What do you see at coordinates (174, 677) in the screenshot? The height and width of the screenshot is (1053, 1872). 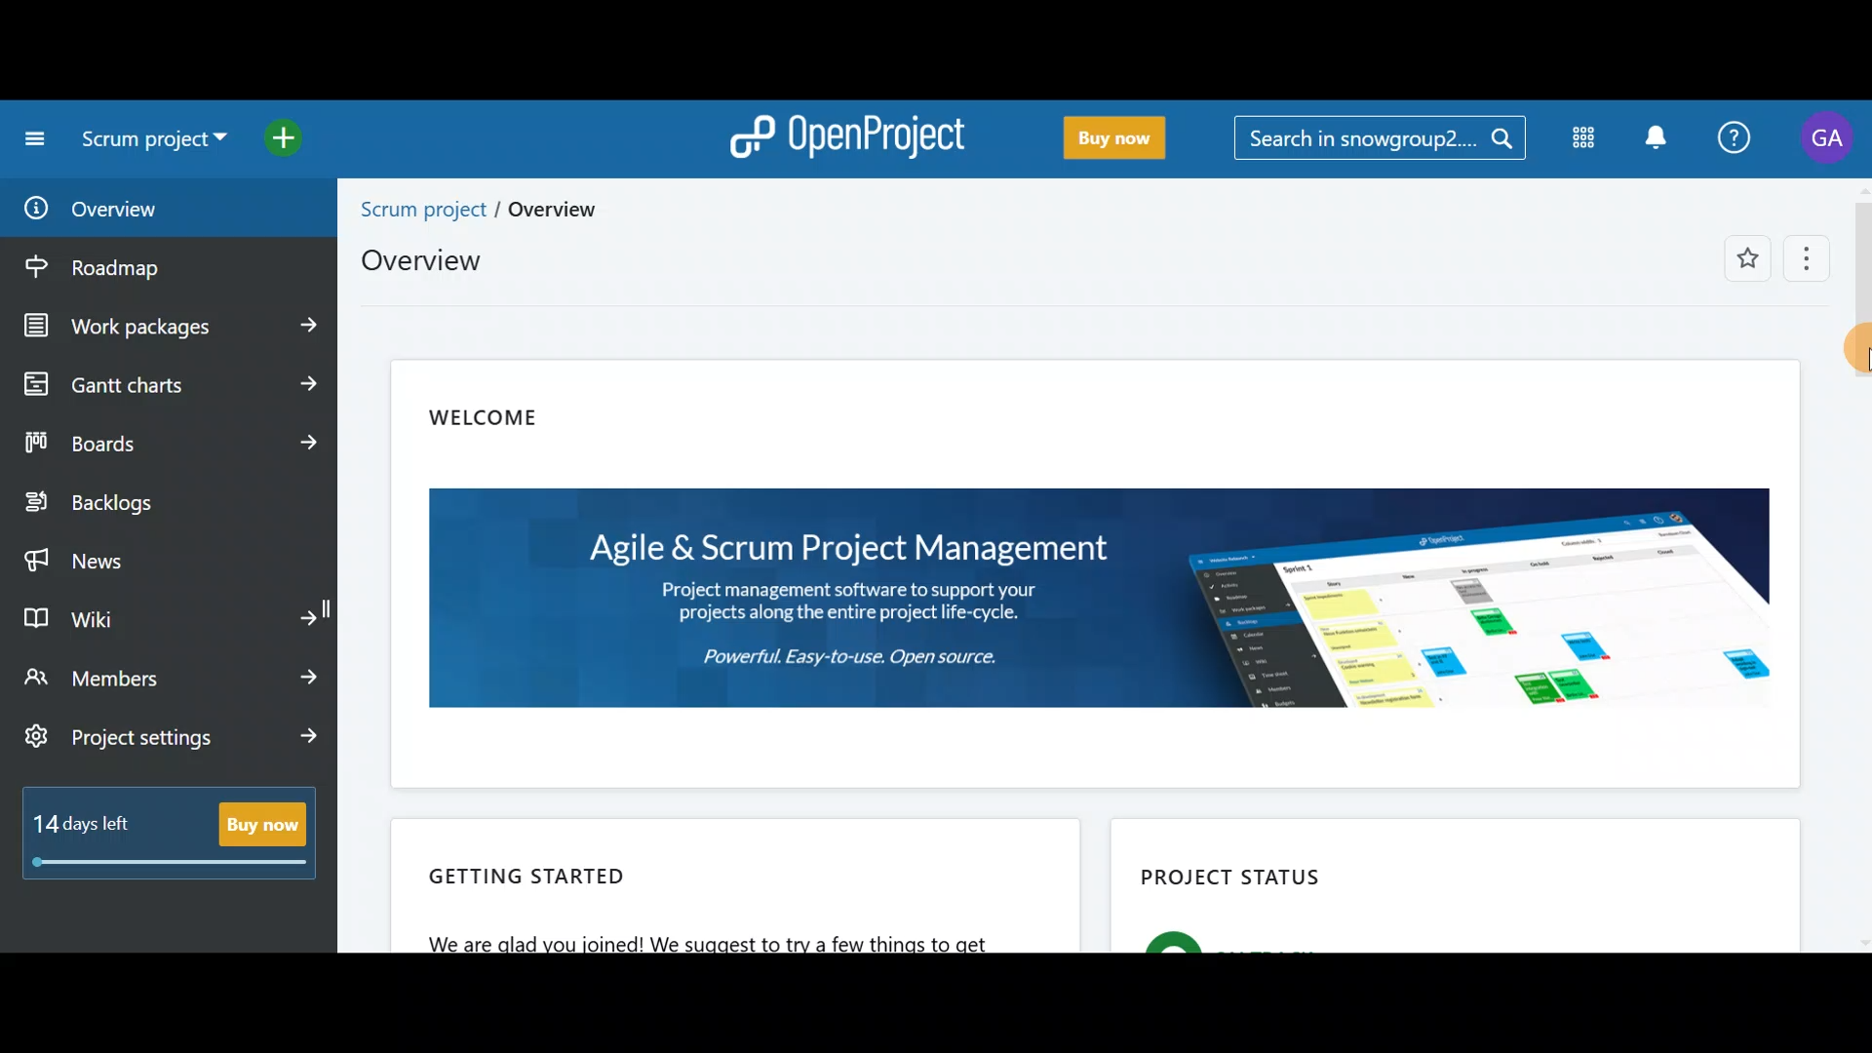 I see `Members` at bounding box center [174, 677].